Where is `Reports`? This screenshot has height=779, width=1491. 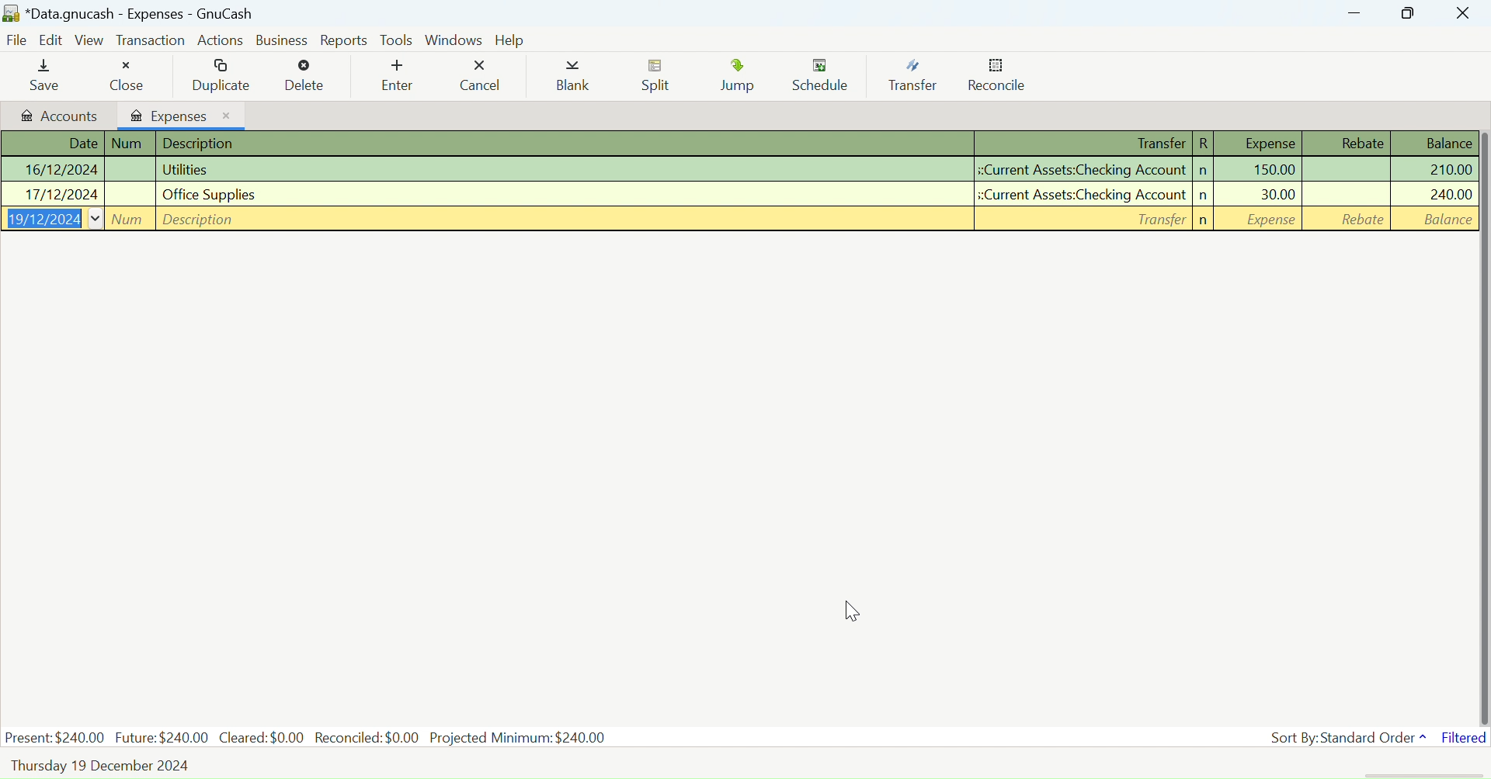
Reports is located at coordinates (345, 40).